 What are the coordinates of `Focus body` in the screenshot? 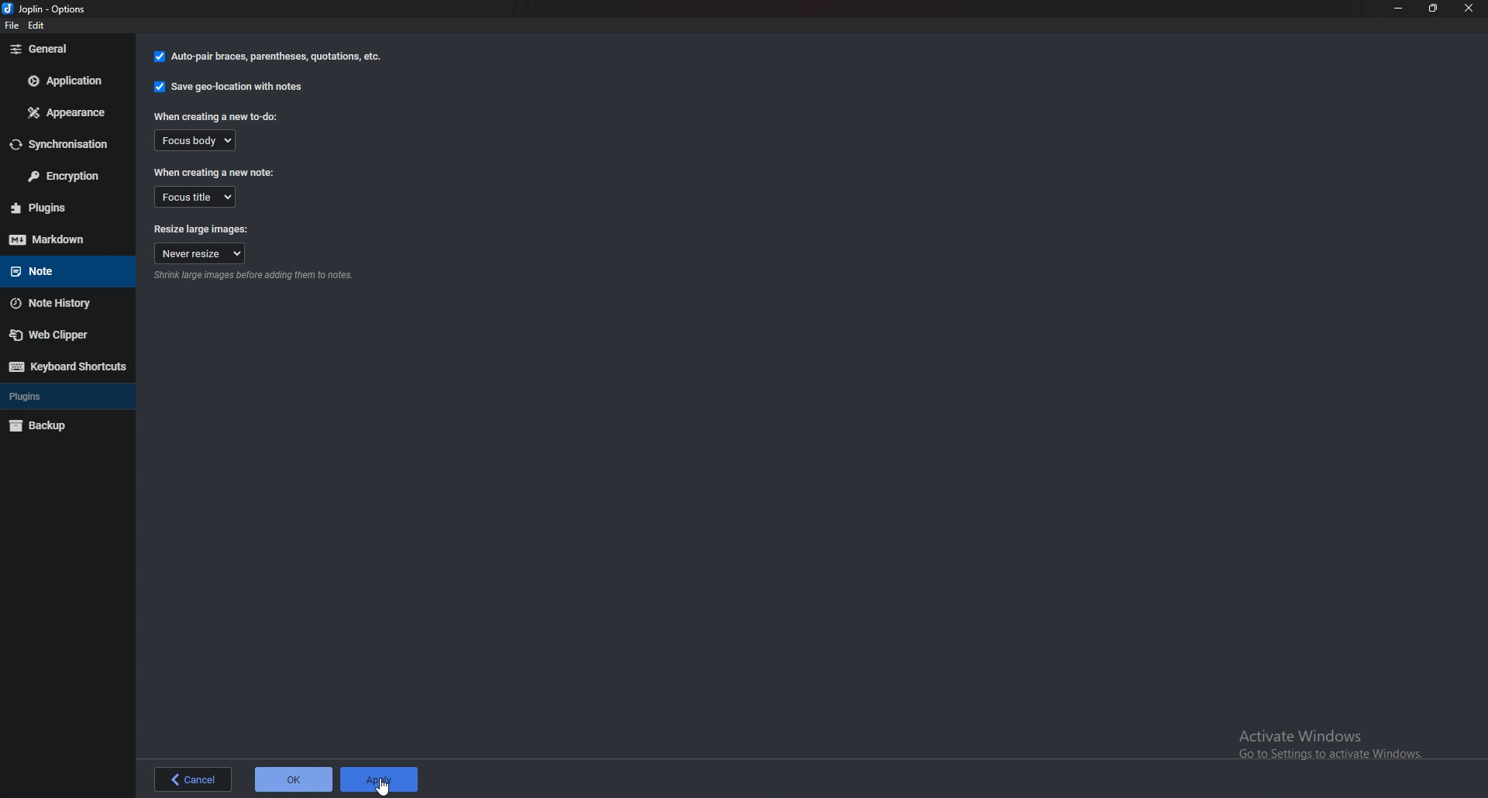 It's located at (194, 139).